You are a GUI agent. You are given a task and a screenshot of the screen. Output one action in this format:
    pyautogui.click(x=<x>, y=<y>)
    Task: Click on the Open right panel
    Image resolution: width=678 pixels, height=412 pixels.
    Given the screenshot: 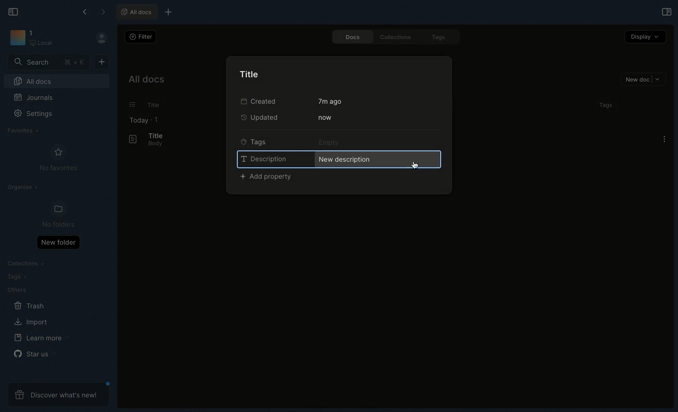 What is the action you would take?
    pyautogui.click(x=665, y=11)
    